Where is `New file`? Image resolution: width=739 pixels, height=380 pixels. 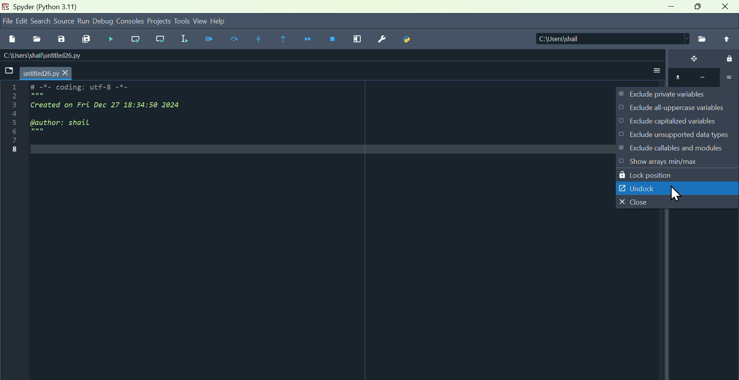 New file is located at coordinates (12, 37).